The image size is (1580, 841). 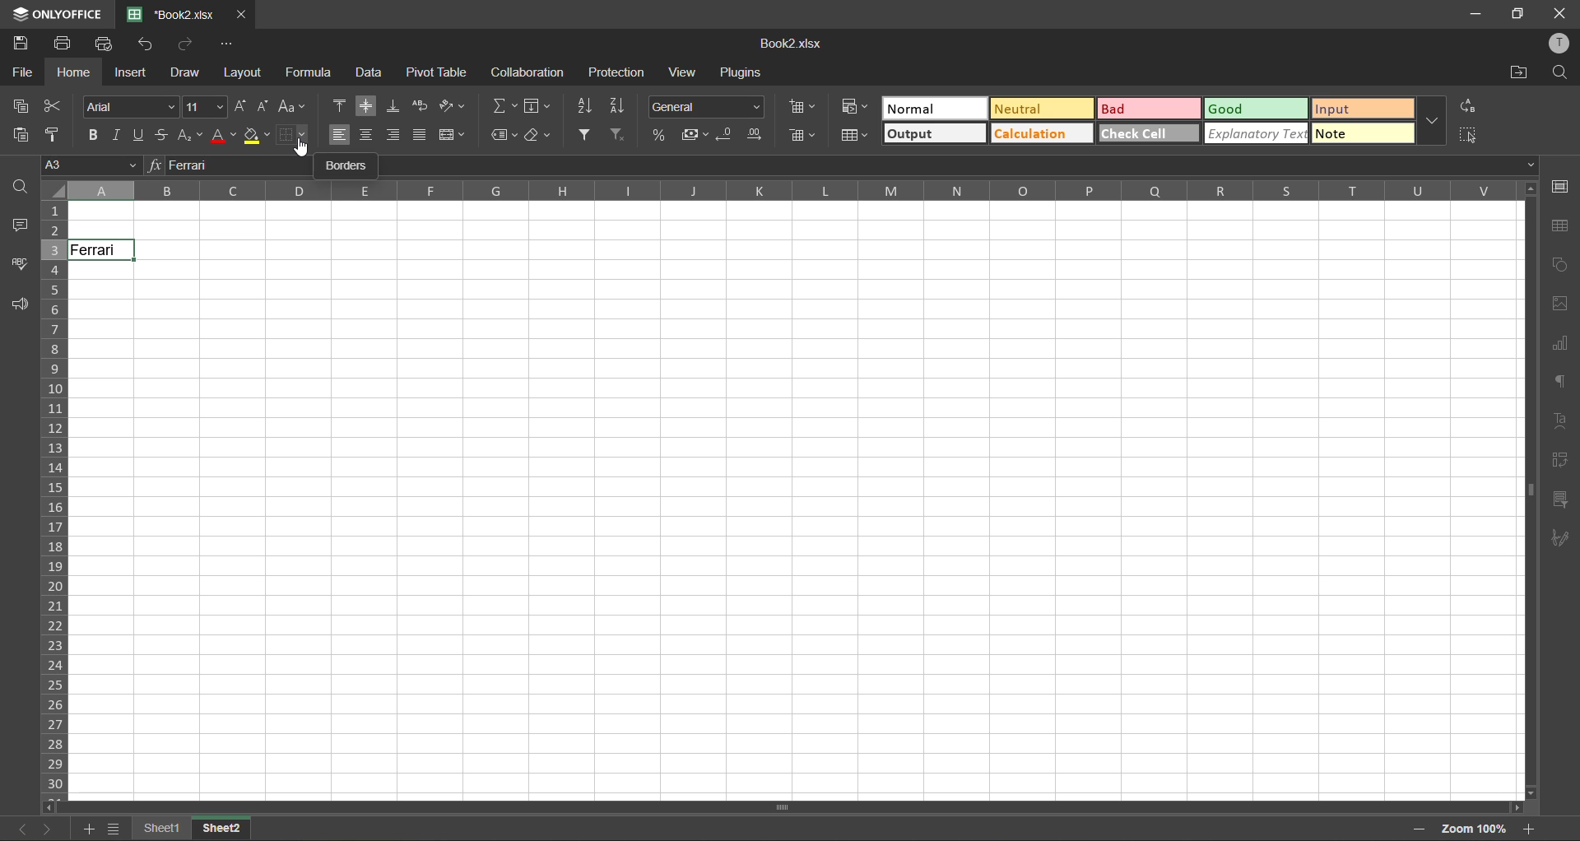 I want to click on summation, so click(x=501, y=106).